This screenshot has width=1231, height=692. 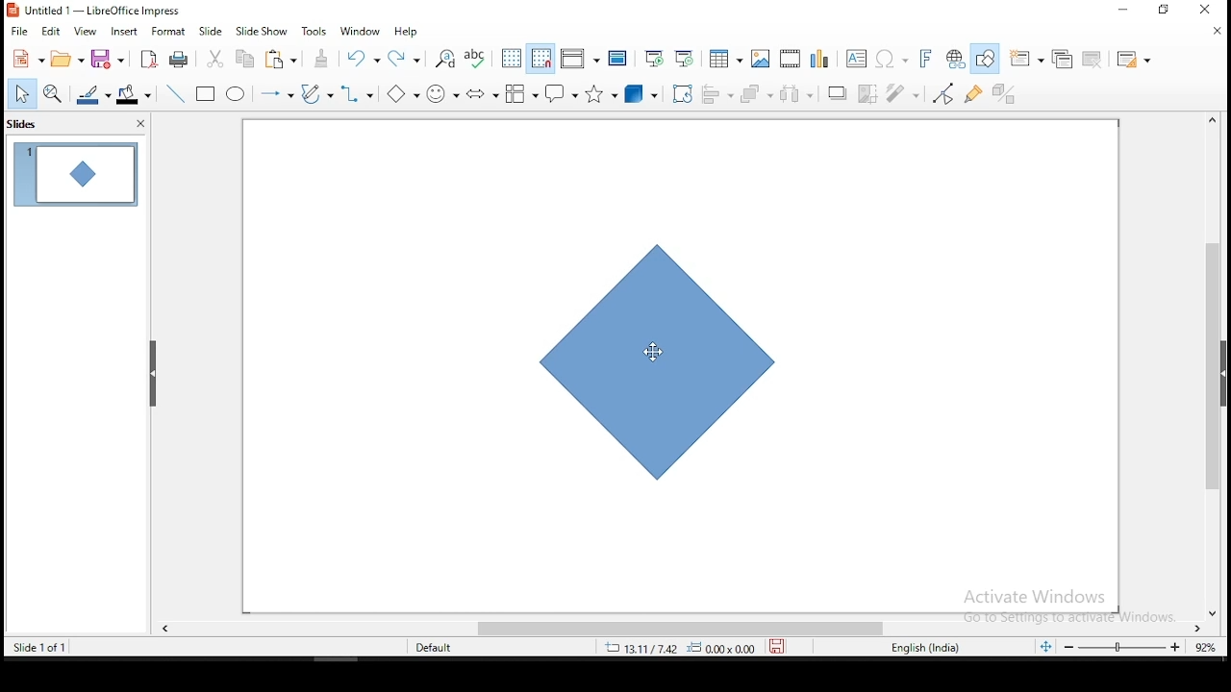 I want to click on callout shapes, so click(x=565, y=92).